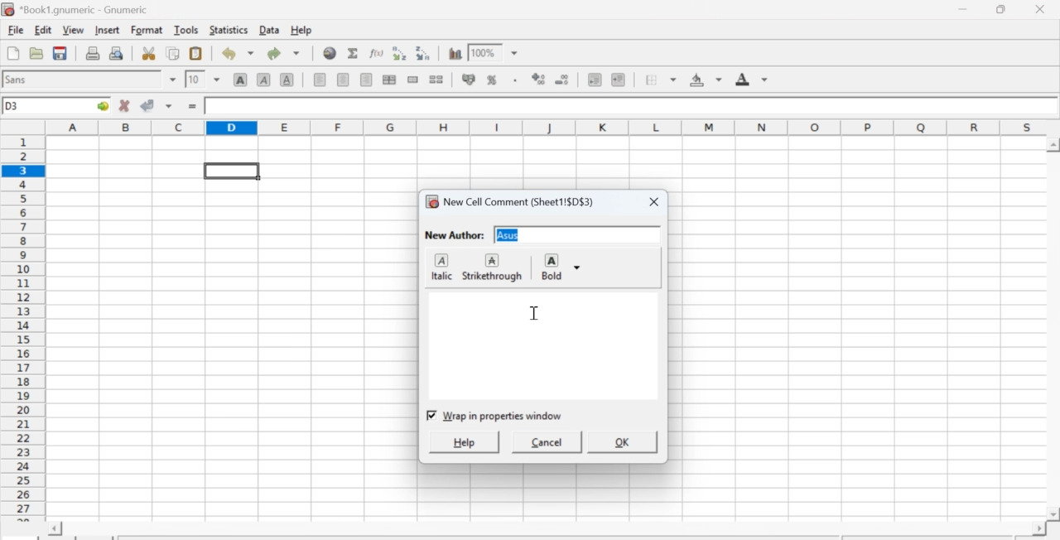  I want to click on Create new workbook, so click(11, 54).